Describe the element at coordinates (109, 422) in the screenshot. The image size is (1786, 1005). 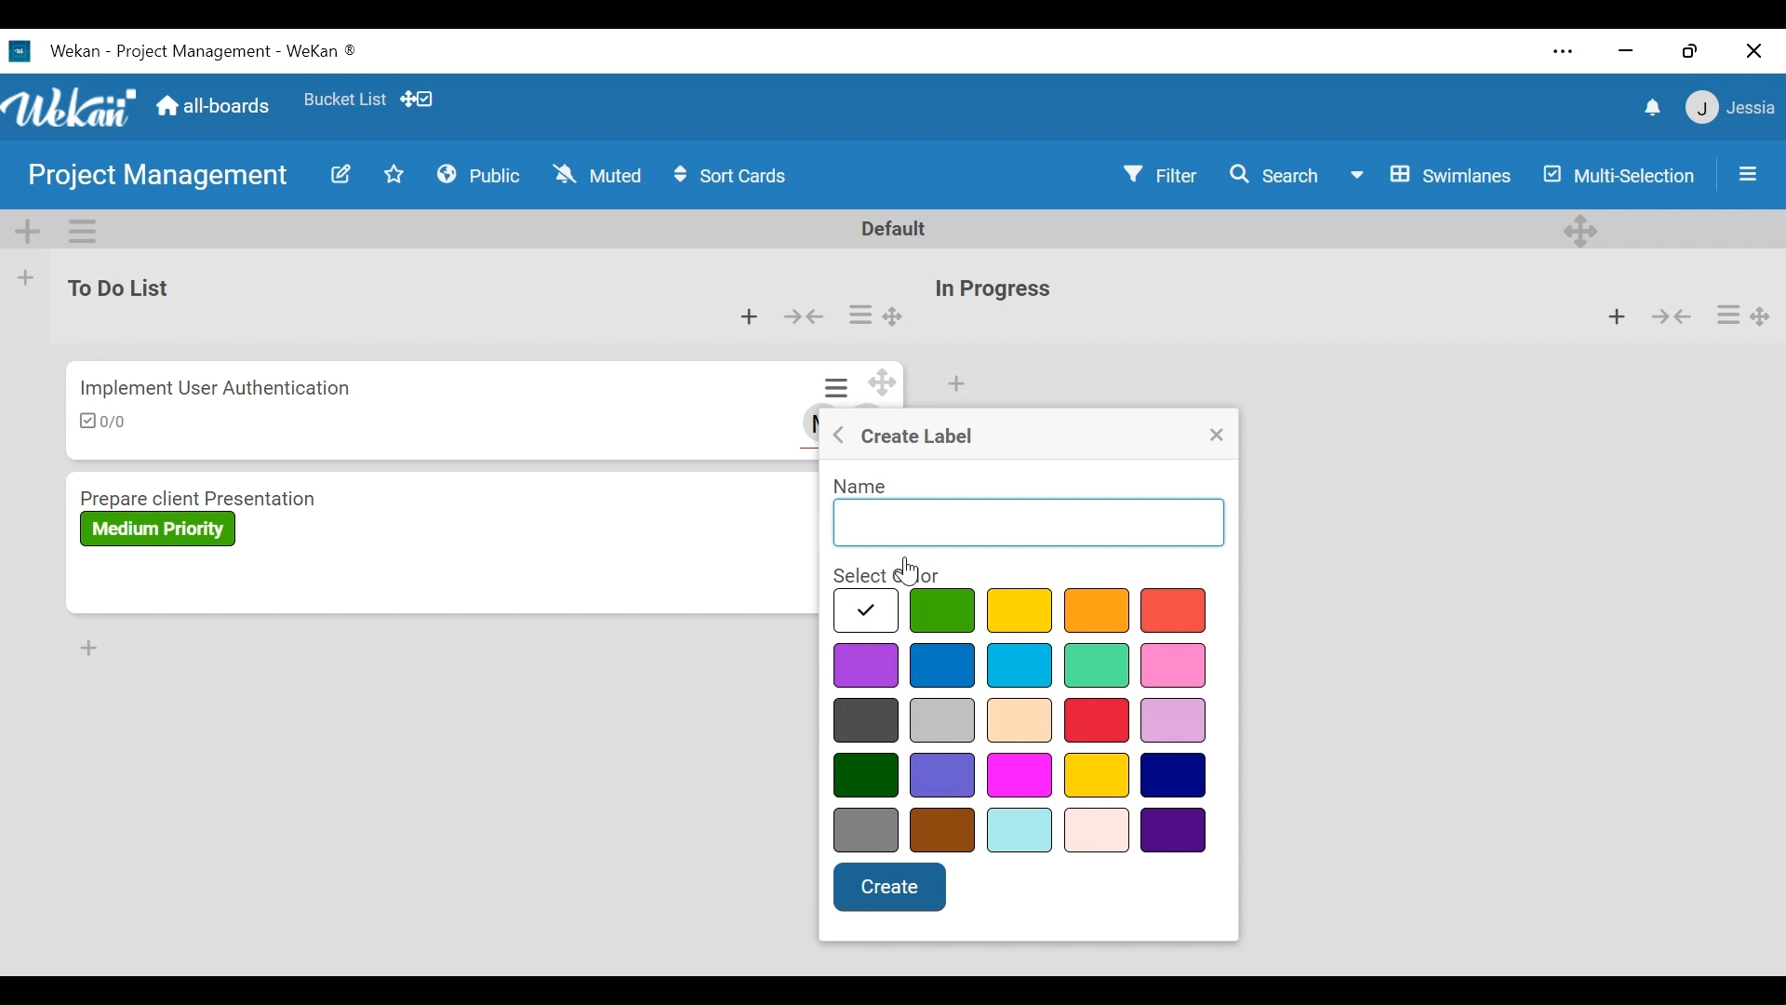
I see `Checklist` at that location.